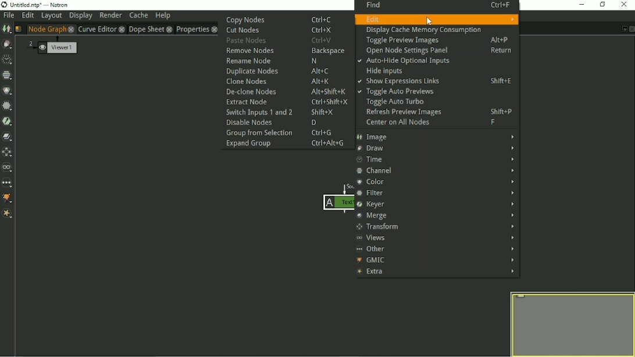  Describe the element at coordinates (8, 167) in the screenshot. I see `Views` at that location.